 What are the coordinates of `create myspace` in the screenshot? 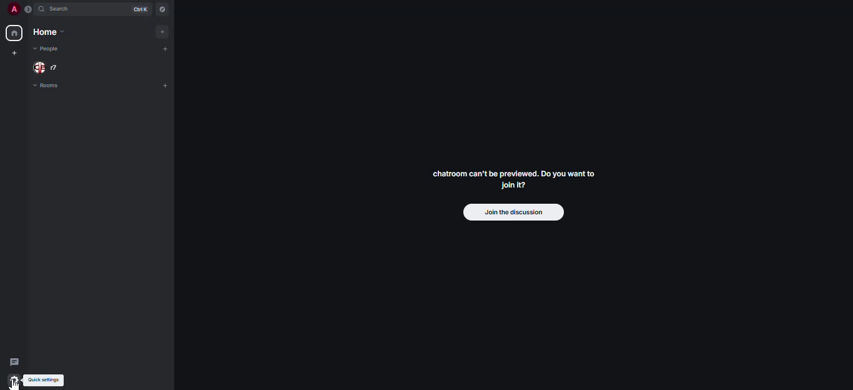 It's located at (16, 53).